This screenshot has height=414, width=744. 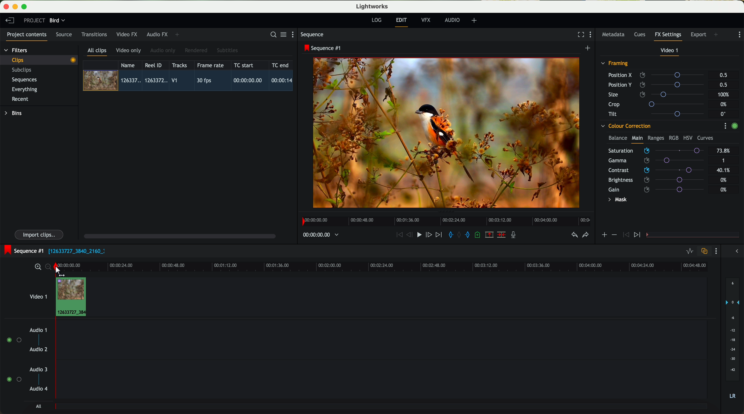 I want to click on toggle audio levels editing, so click(x=689, y=252).